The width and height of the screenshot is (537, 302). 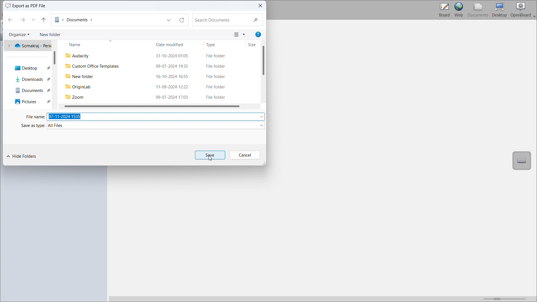 What do you see at coordinates (170, 20) in the screenshot?
I see `dropdown arrow` at bounding box center [170, 20].